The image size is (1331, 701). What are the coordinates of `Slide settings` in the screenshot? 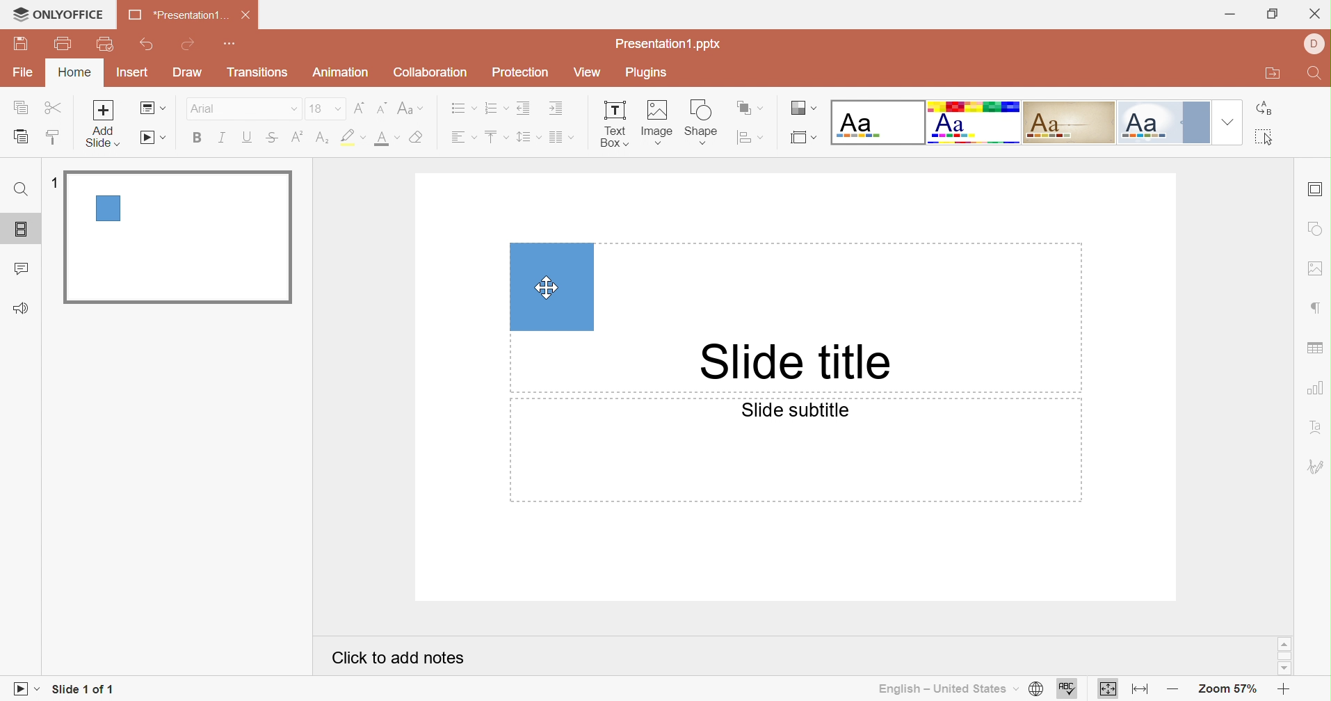 It's located at (1316, 187).